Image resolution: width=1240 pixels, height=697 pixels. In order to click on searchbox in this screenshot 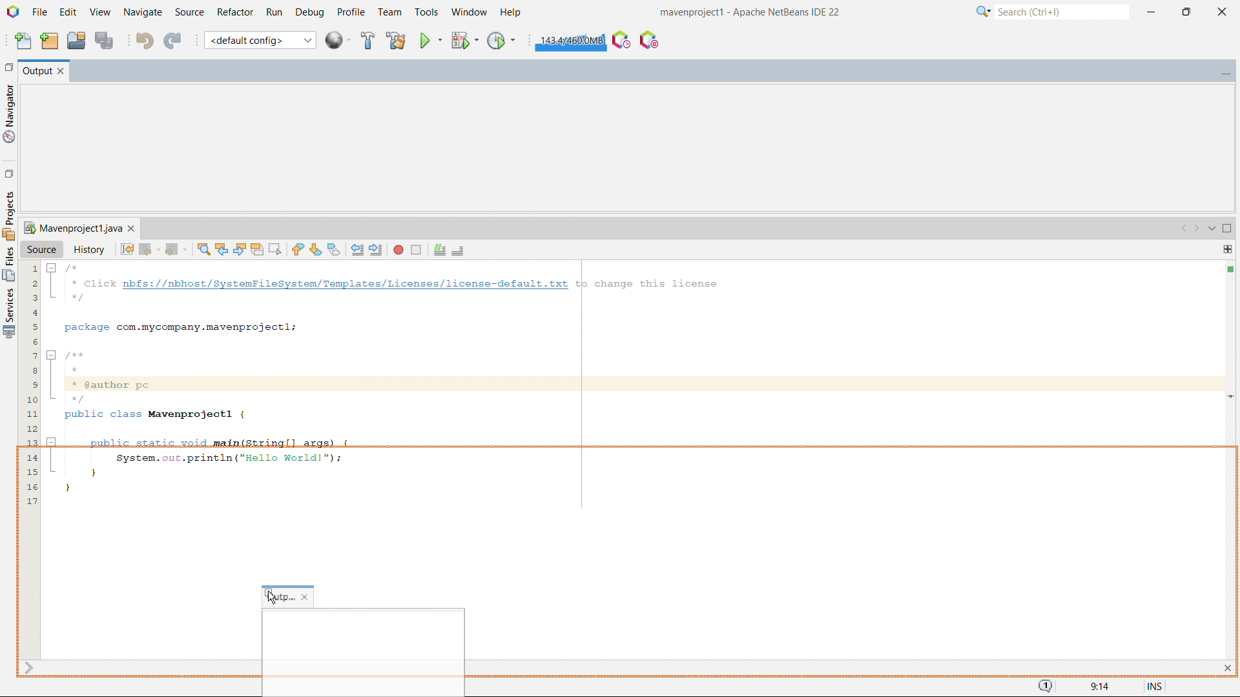, I will do `click(1062, 12)`.